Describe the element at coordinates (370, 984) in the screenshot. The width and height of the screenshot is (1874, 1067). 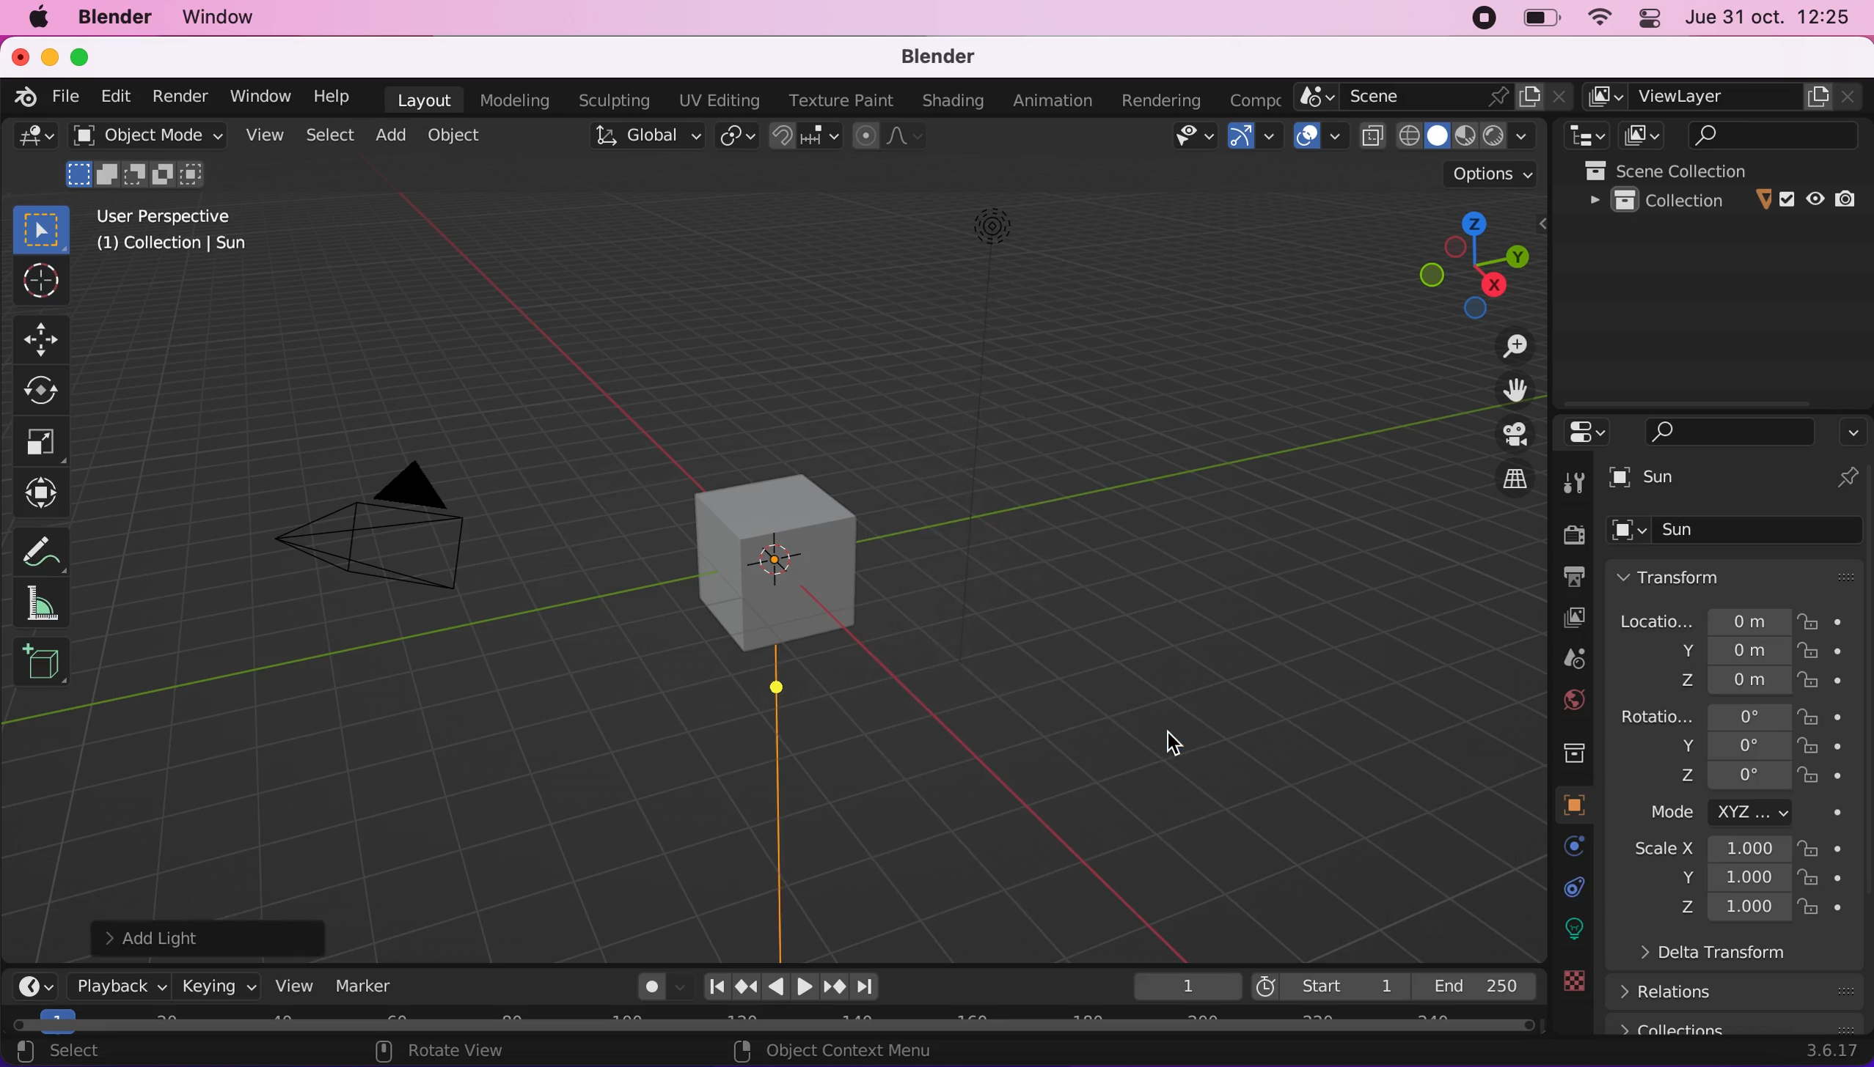
I see `marker` at that location.